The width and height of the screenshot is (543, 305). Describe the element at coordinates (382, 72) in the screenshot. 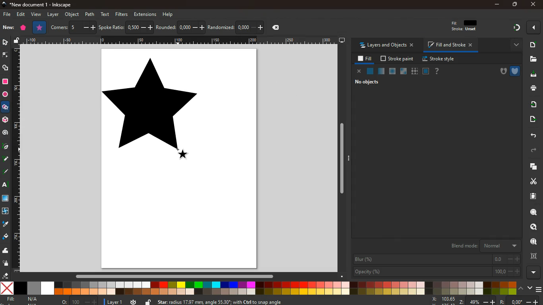

I see `opacity` at that location.